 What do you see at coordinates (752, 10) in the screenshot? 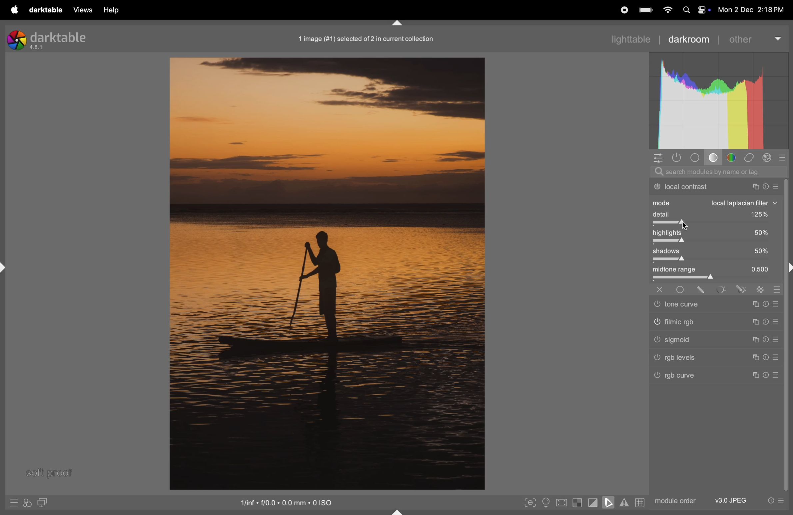
I see `dat and time` at bounding box center [752, 10].